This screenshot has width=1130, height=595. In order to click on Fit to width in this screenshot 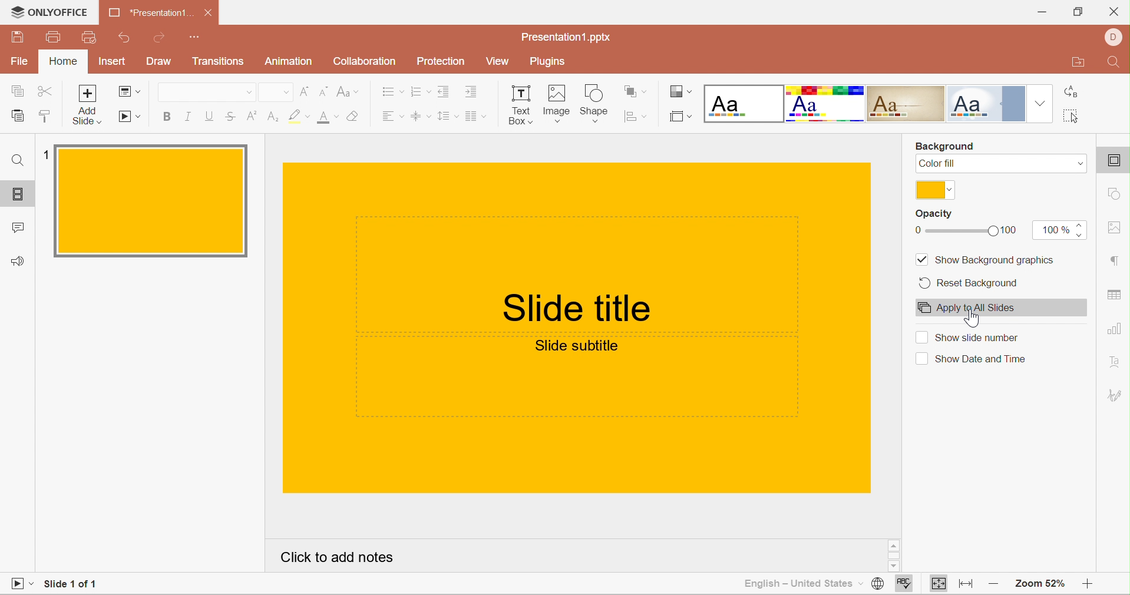, I will do `click(968, 585)`.